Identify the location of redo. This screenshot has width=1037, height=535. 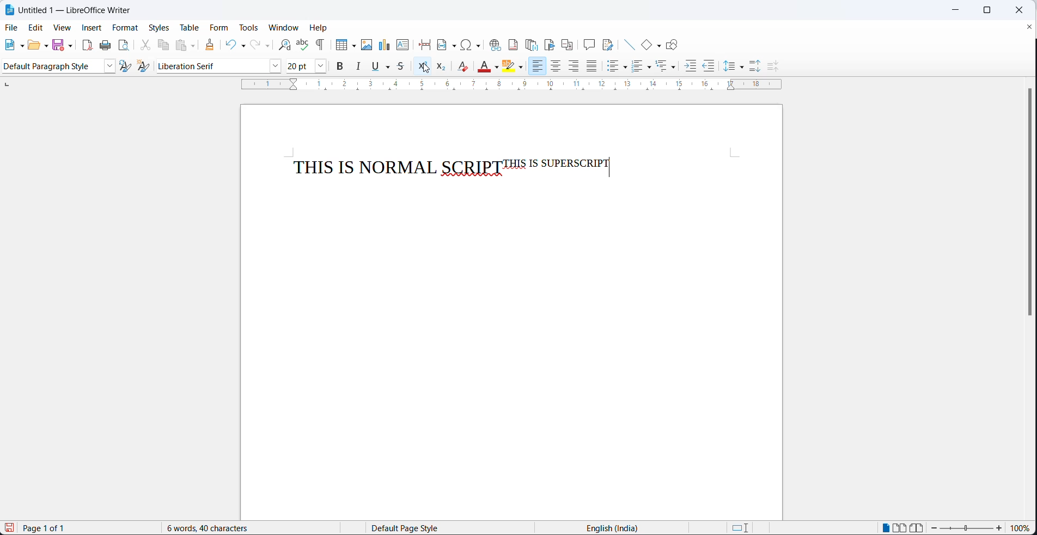
(254, 45).